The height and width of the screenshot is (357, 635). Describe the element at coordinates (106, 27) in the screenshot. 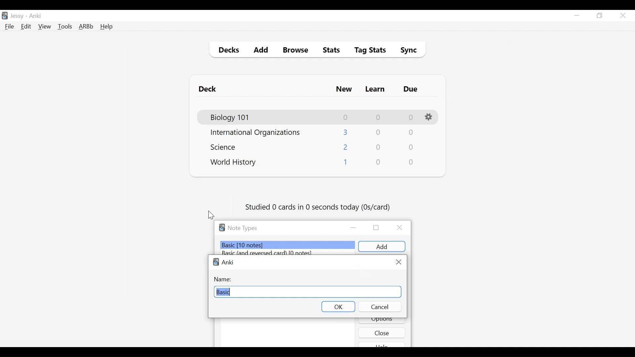

I see `Help` at that location.